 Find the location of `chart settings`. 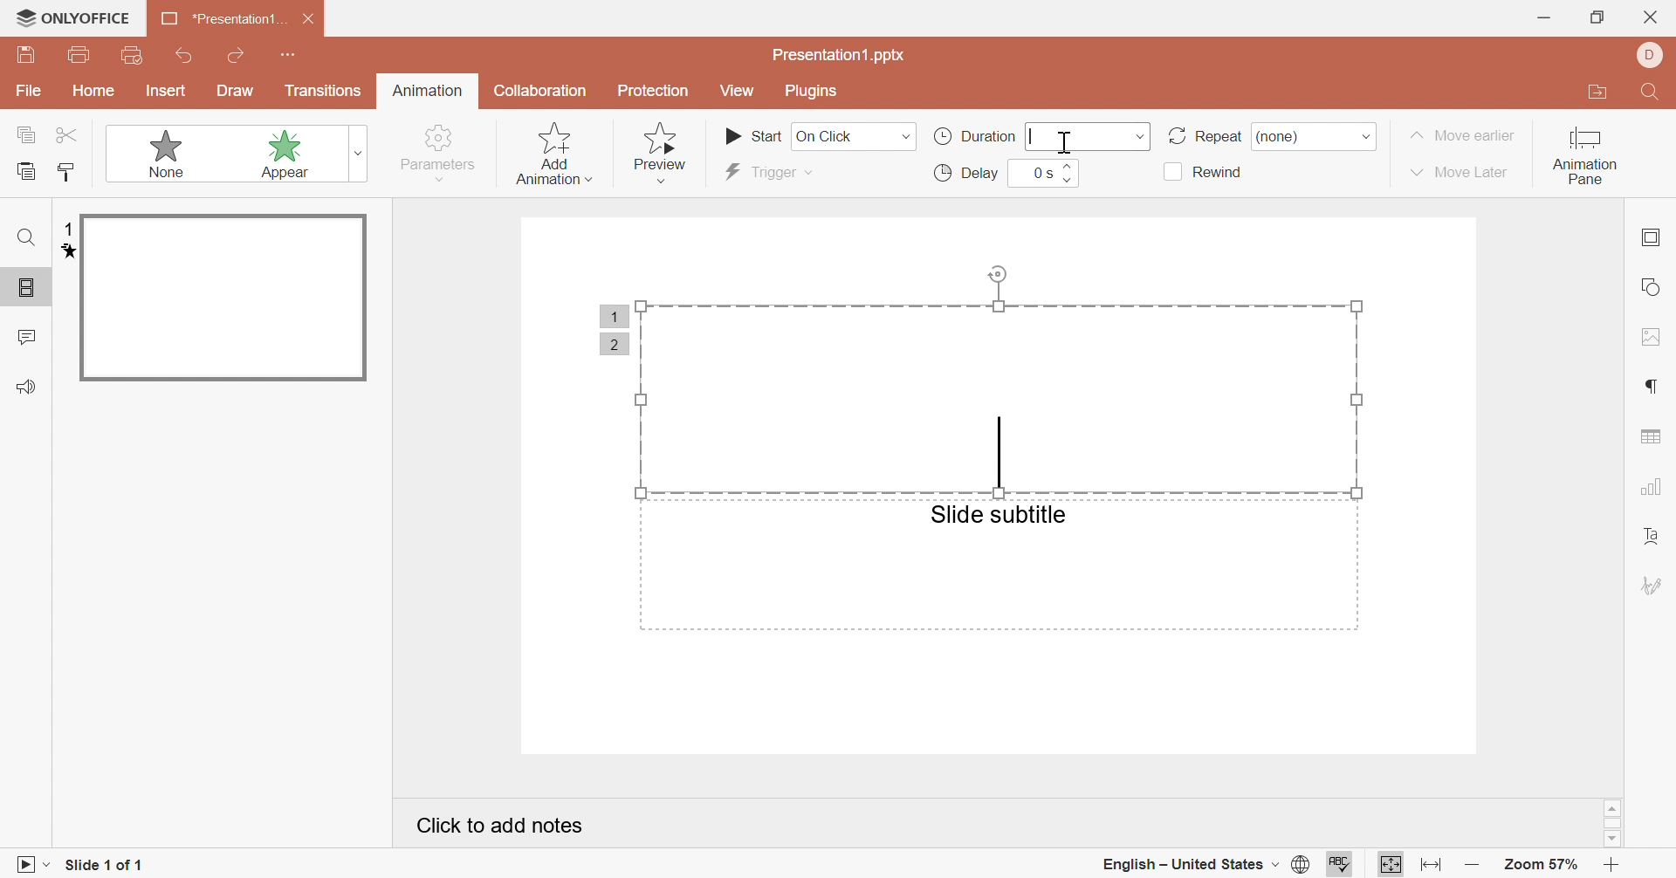

chart settings is located at coordinates (1652, 485).